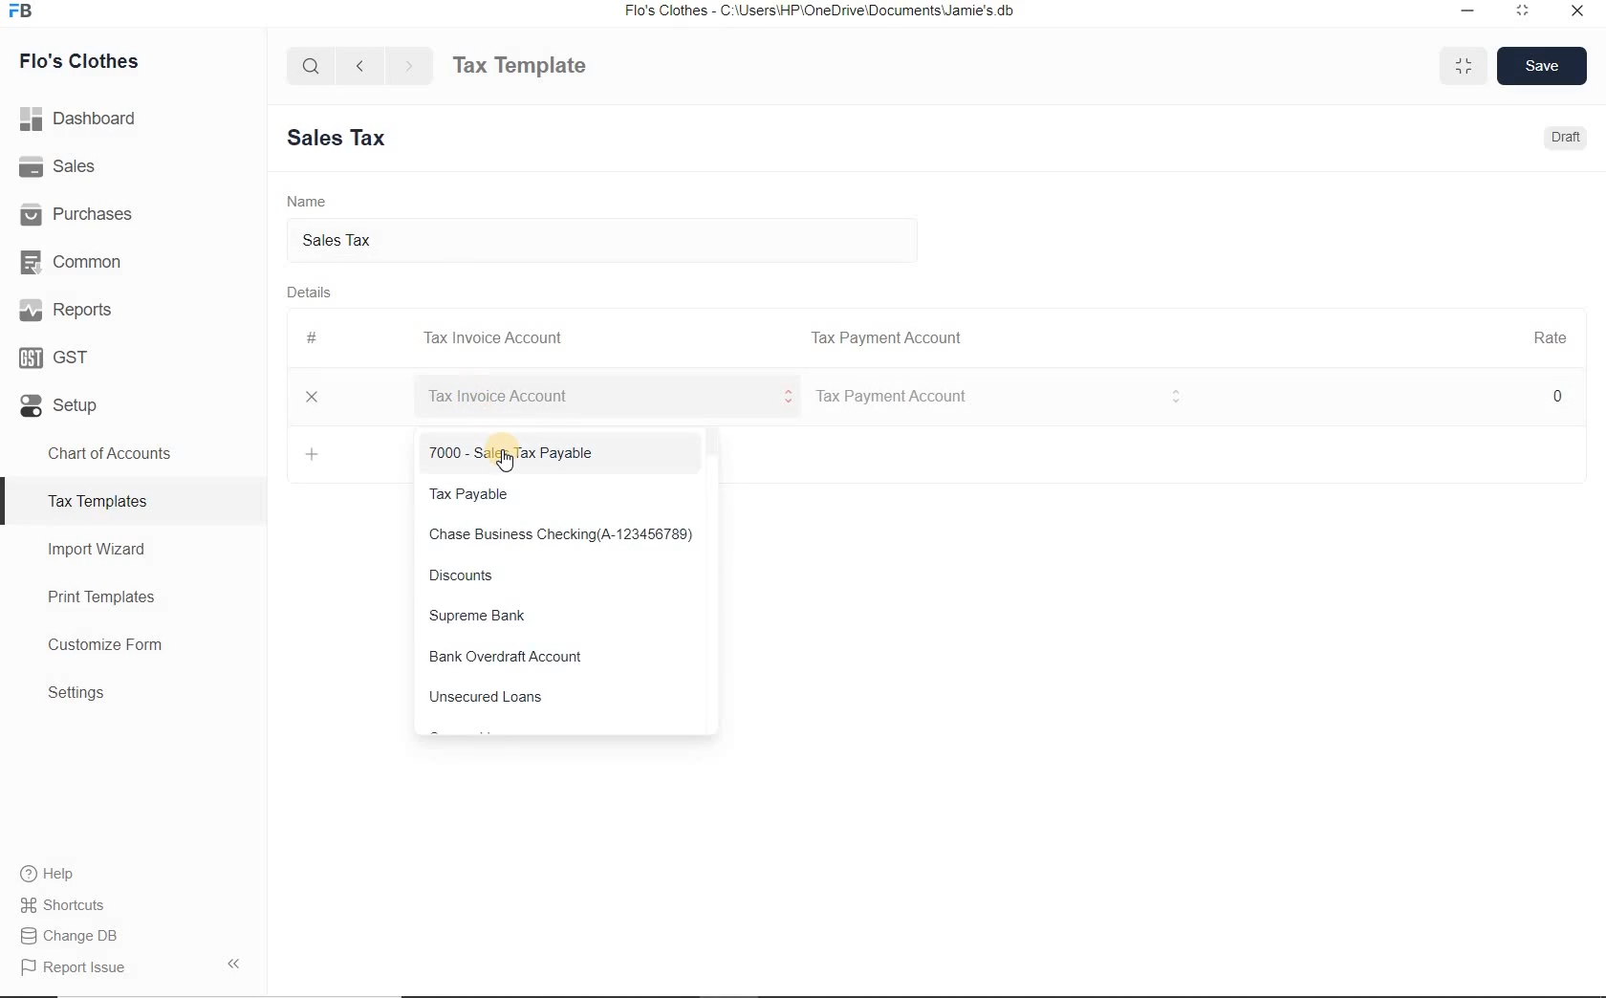  What do you see at coordinates (1543, 65) in the screenshot?
I see `Save` at bounding box center [1543, 65].